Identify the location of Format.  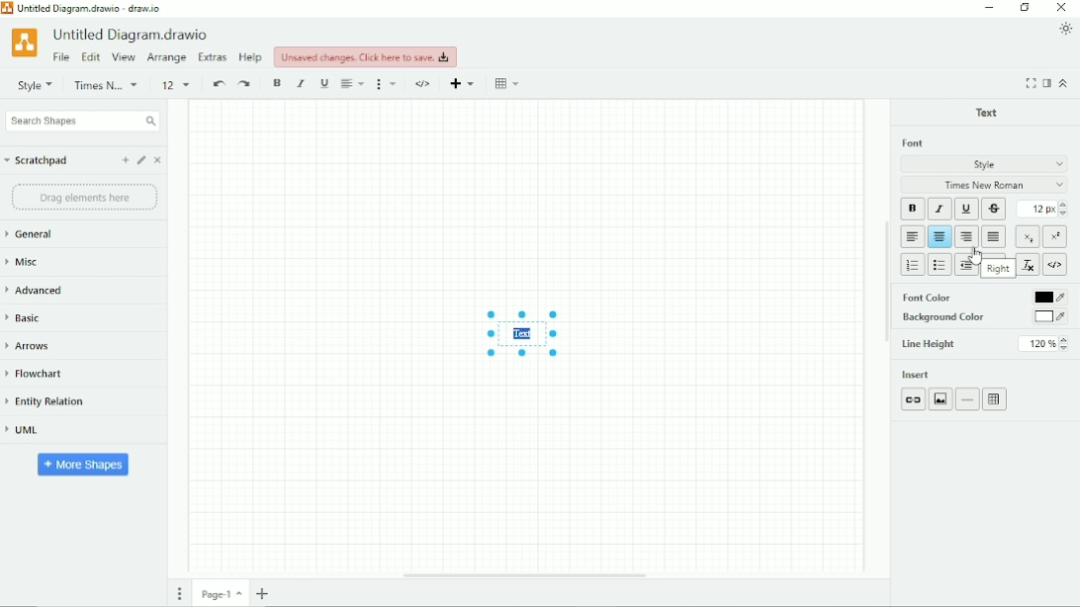
(388, 84).